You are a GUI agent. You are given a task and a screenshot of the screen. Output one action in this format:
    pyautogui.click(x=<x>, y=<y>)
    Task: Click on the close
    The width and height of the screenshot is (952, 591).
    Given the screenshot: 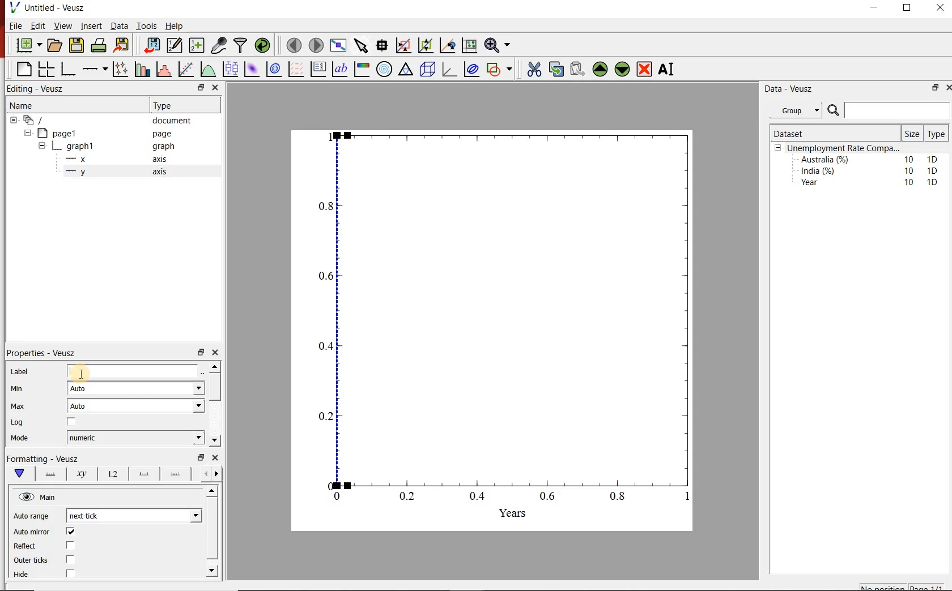 What is the action you would take?
    pyautogui.click(x=939, y=10)
    